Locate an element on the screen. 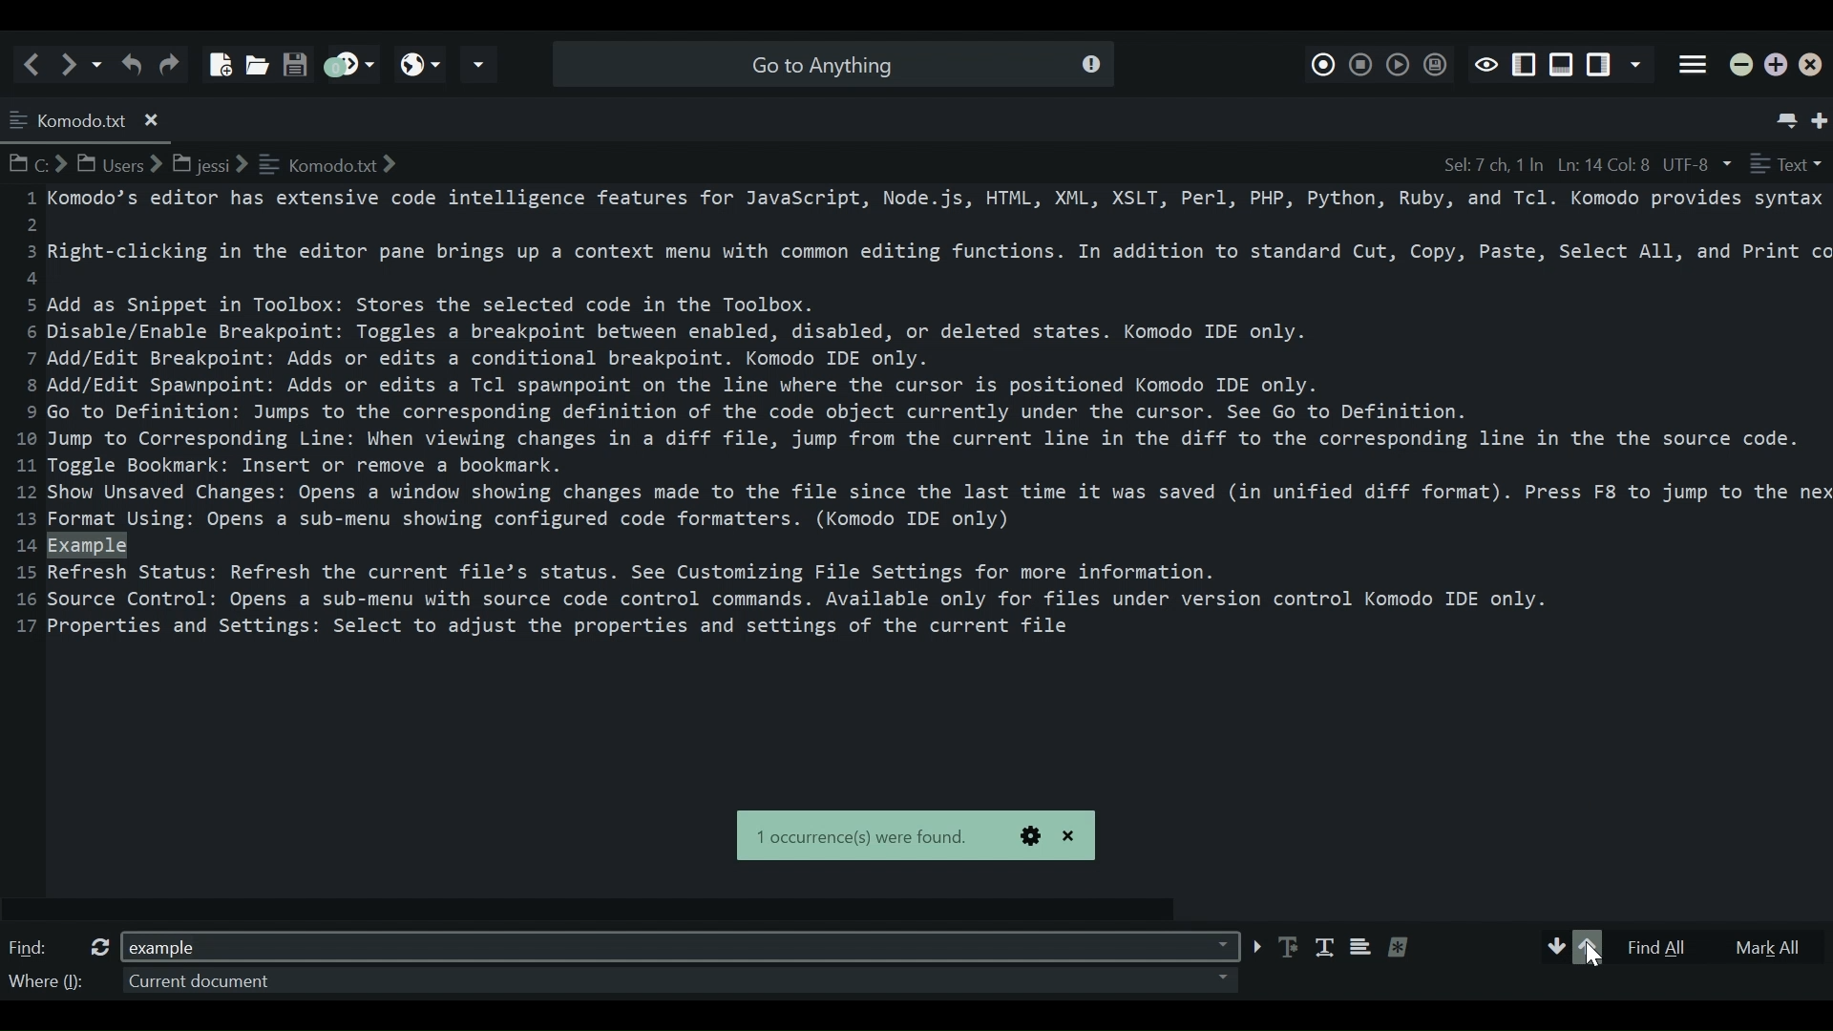  Share current file is located at coordinates (479, 65).